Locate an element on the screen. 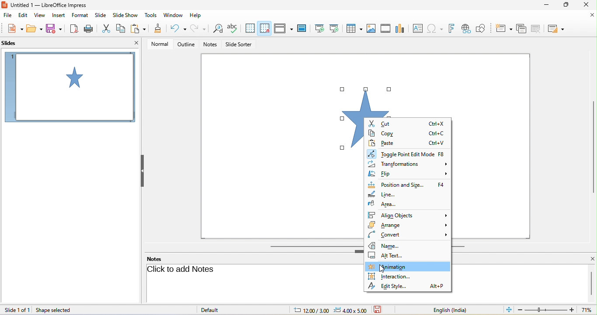 Image resolution: width=597 pixels, height=315 pixels. current window title: Untitled 1 — LibreOffice Impress is located at coordinates (45, 5).